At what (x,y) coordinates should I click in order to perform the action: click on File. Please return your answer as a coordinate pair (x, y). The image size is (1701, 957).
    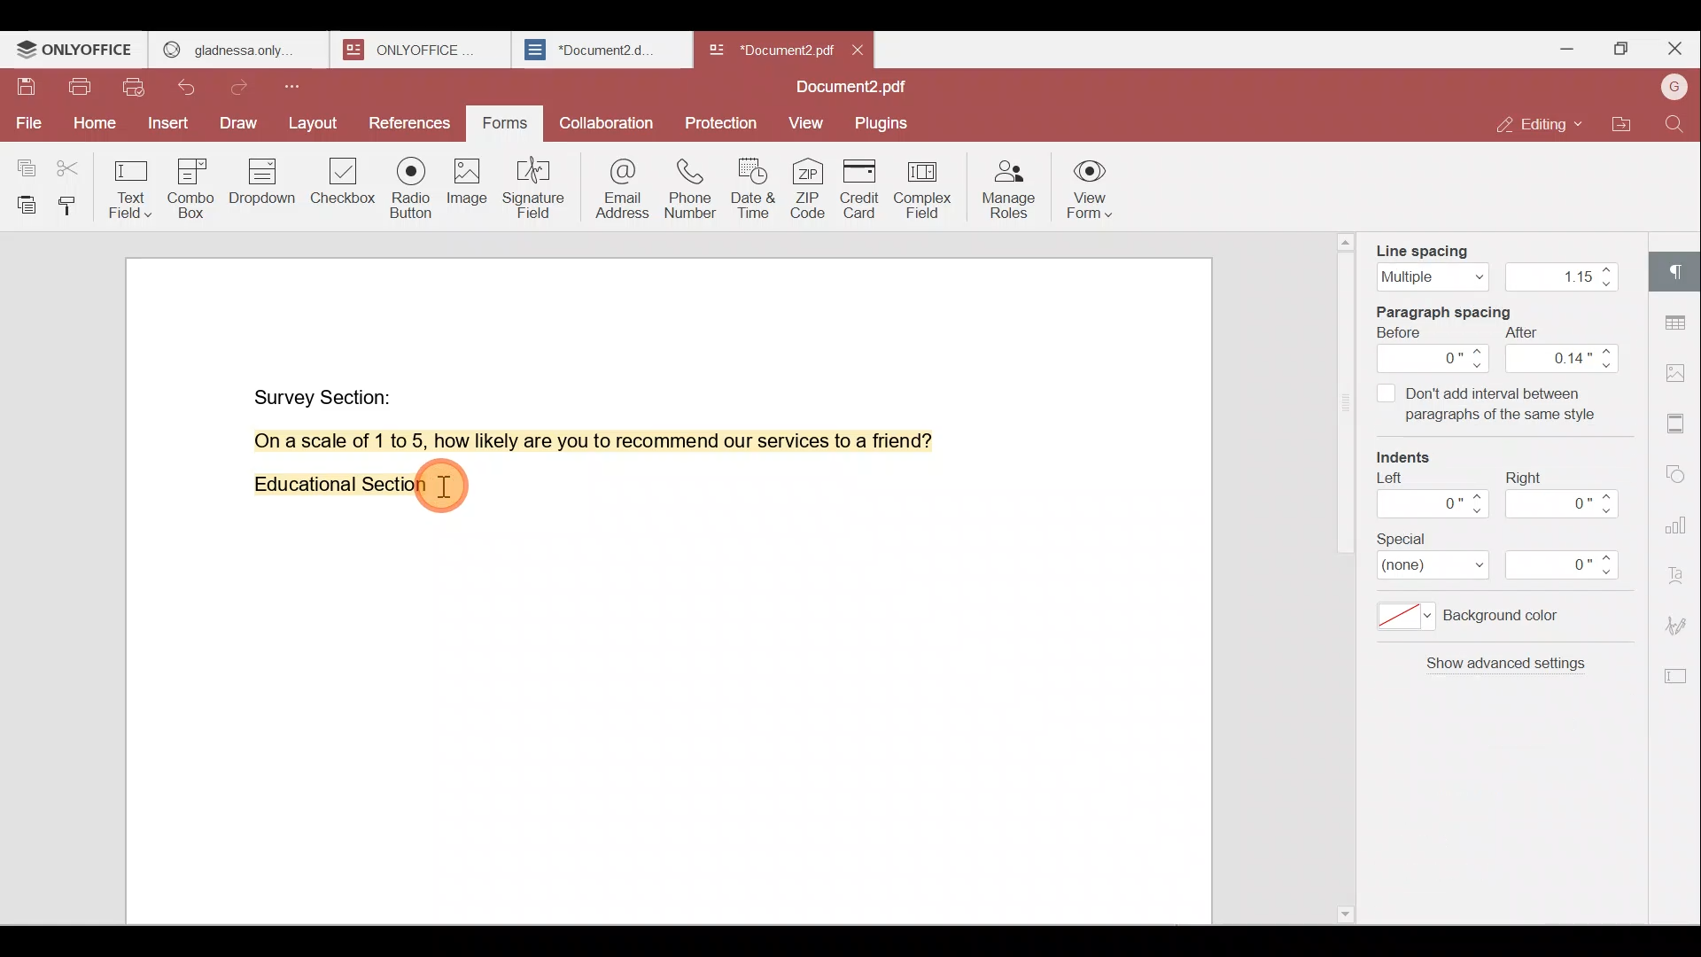
    Looking at the image, I should click on (27, 123).